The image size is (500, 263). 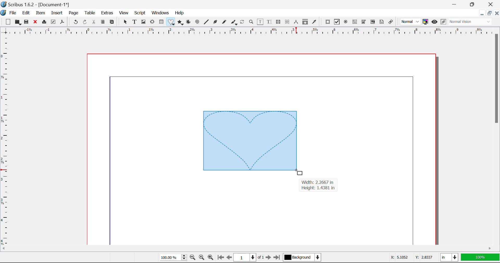 I want to click on Pdf Text Field, so click(x=355, y=23).